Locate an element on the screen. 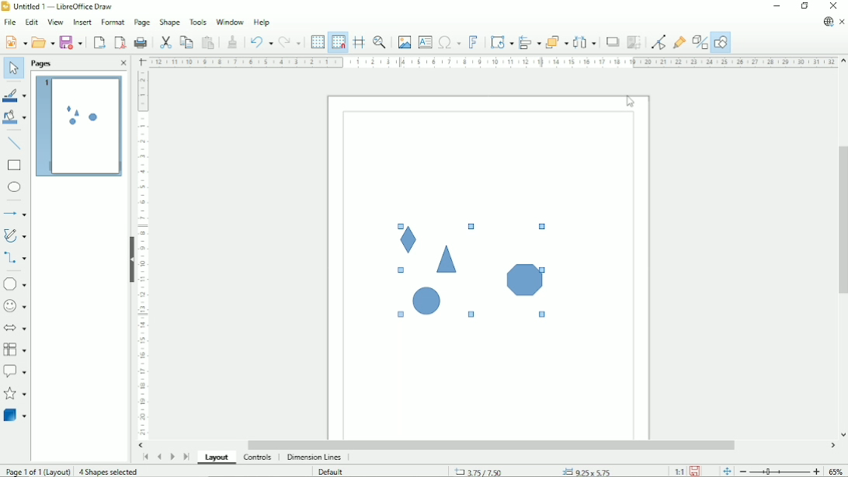 The width and height of the screenshot is (848, 477). dimension lines is located at coordinates (314, 458).